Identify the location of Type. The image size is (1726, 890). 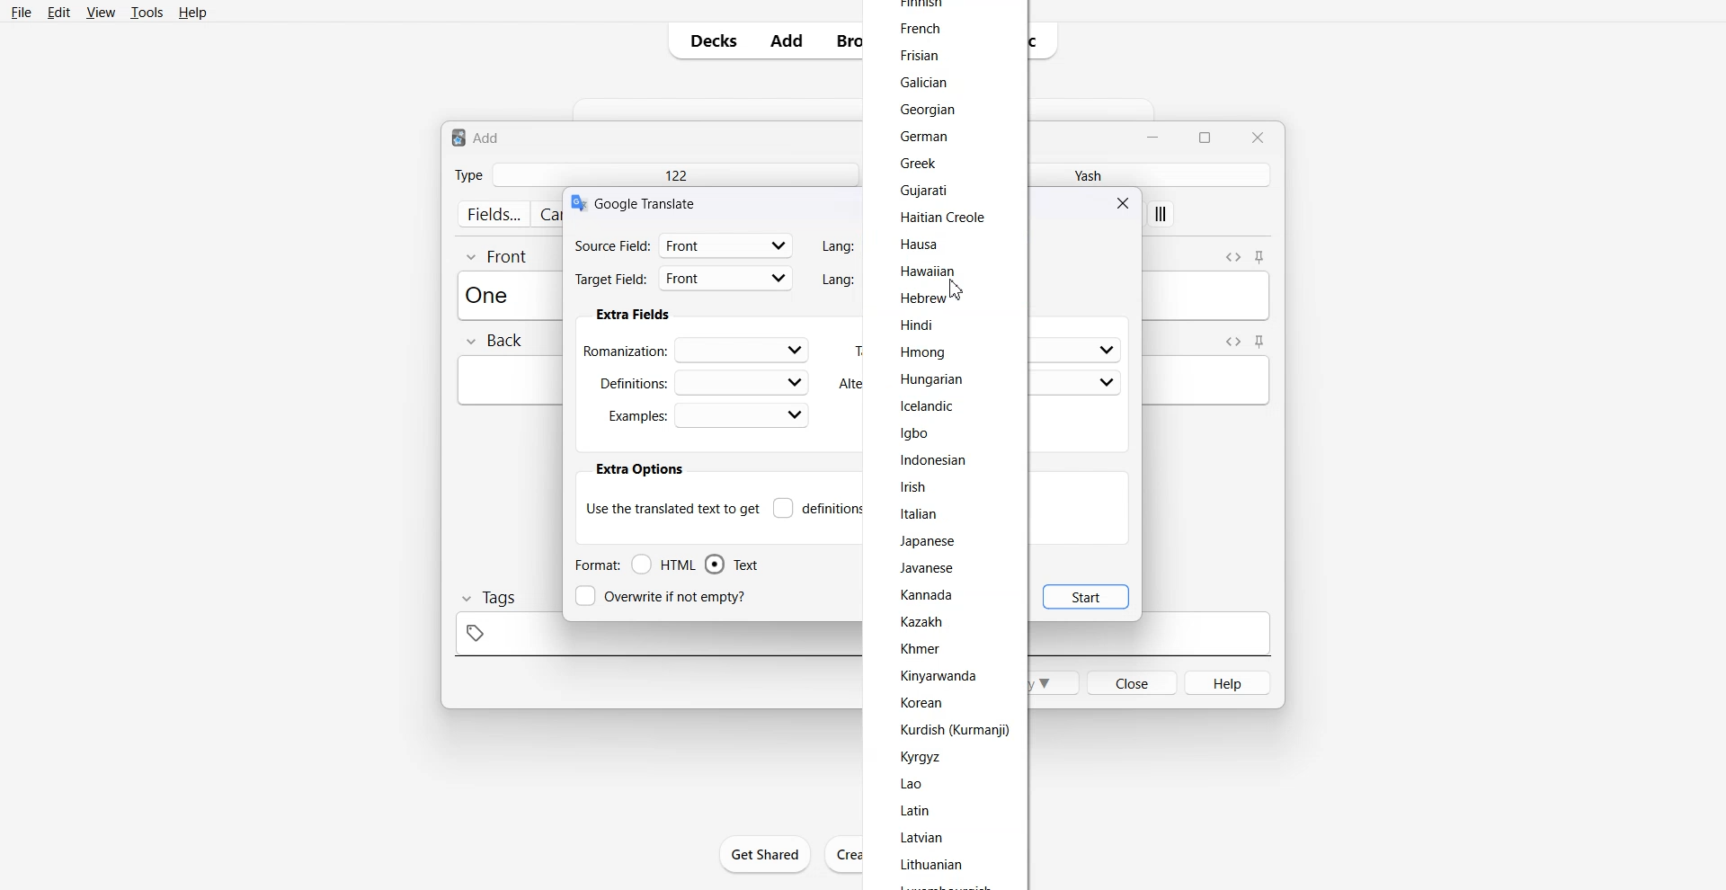
(468, 174).